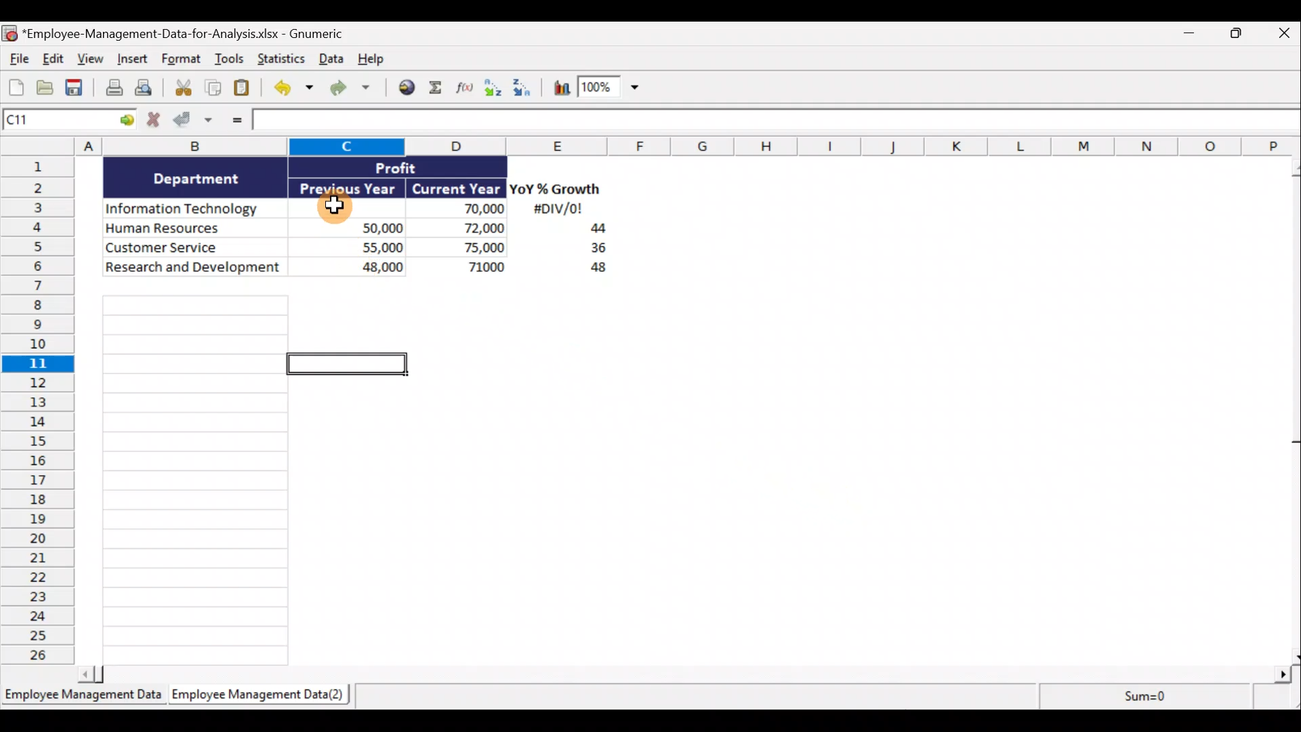  What do you see at coordinates (192, 229) in the screenshot?
I see `Human Resources` at bounding box center [192, 229].